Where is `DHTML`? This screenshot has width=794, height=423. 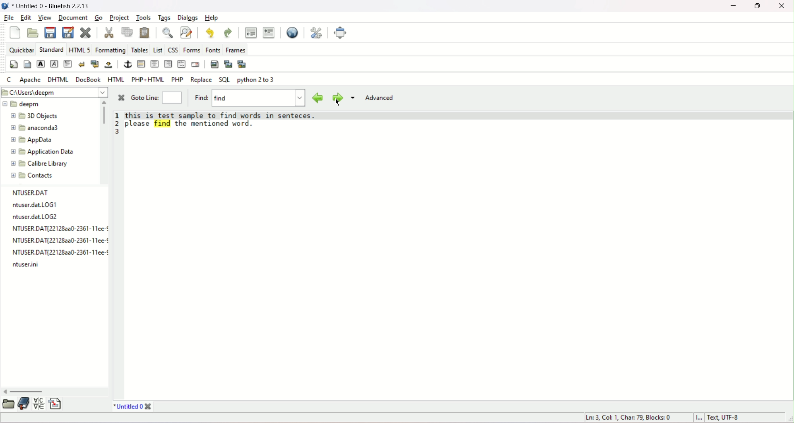 DHTML is located at coordinates (58, 79).